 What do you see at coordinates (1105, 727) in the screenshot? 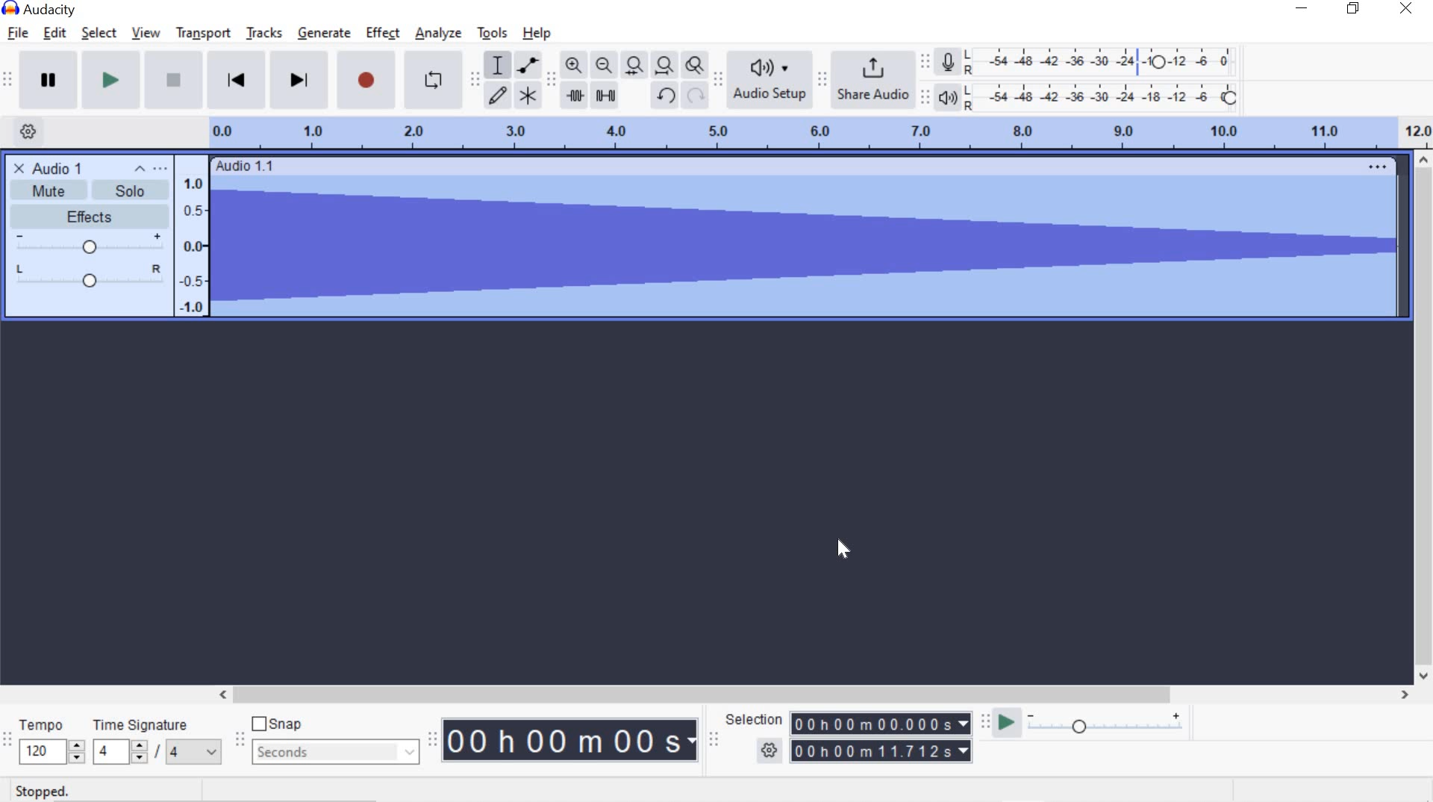
I see `Playback speed` at bounding box center [1105, 727].